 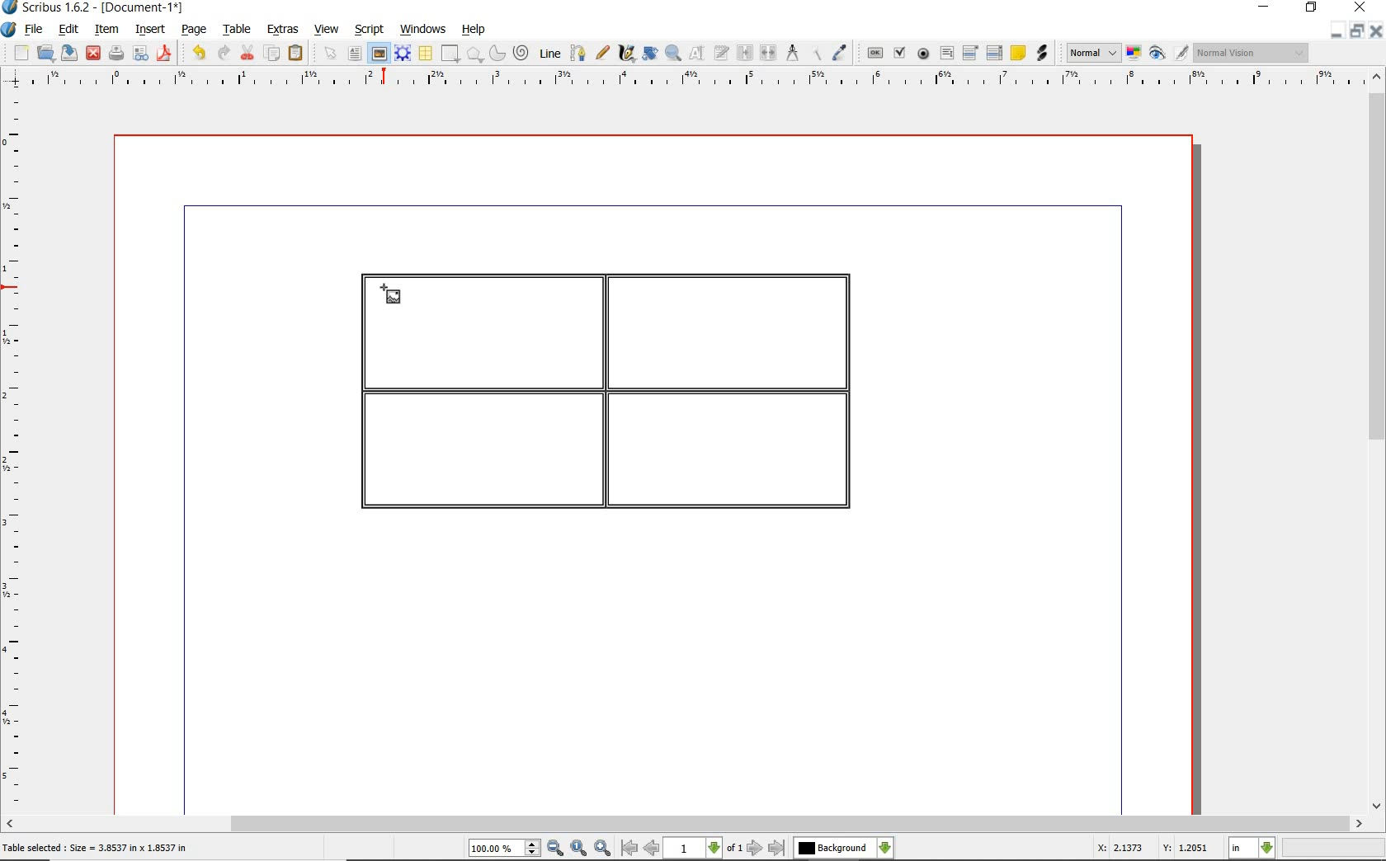 What do you see at coordinates (815, 54) in the screenshot?
I see `copy item properties` at bounding box center [815, 54].